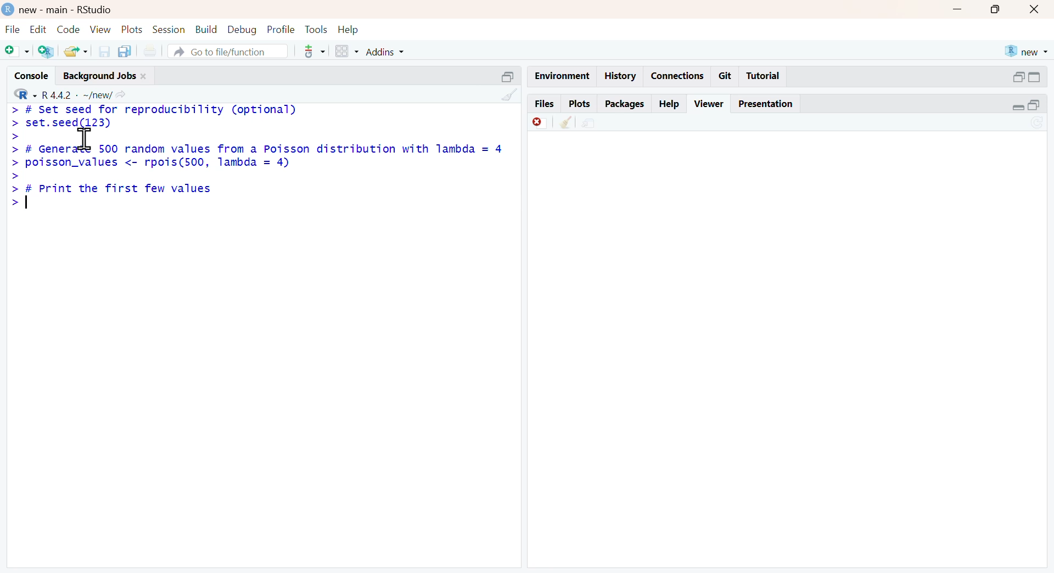 This screenshot has height=573, width=1054. I want to click on logo, so click(8, 9).